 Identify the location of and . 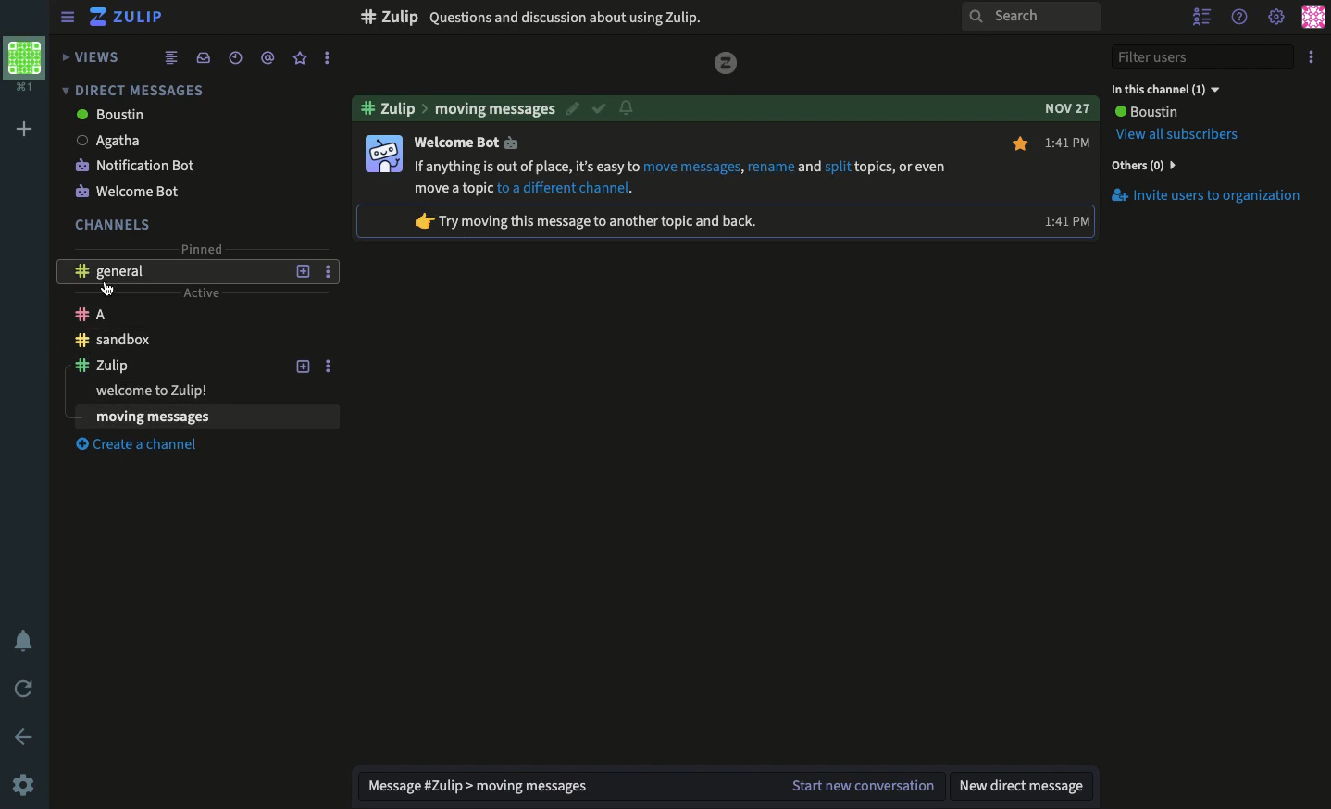
(811, 167).